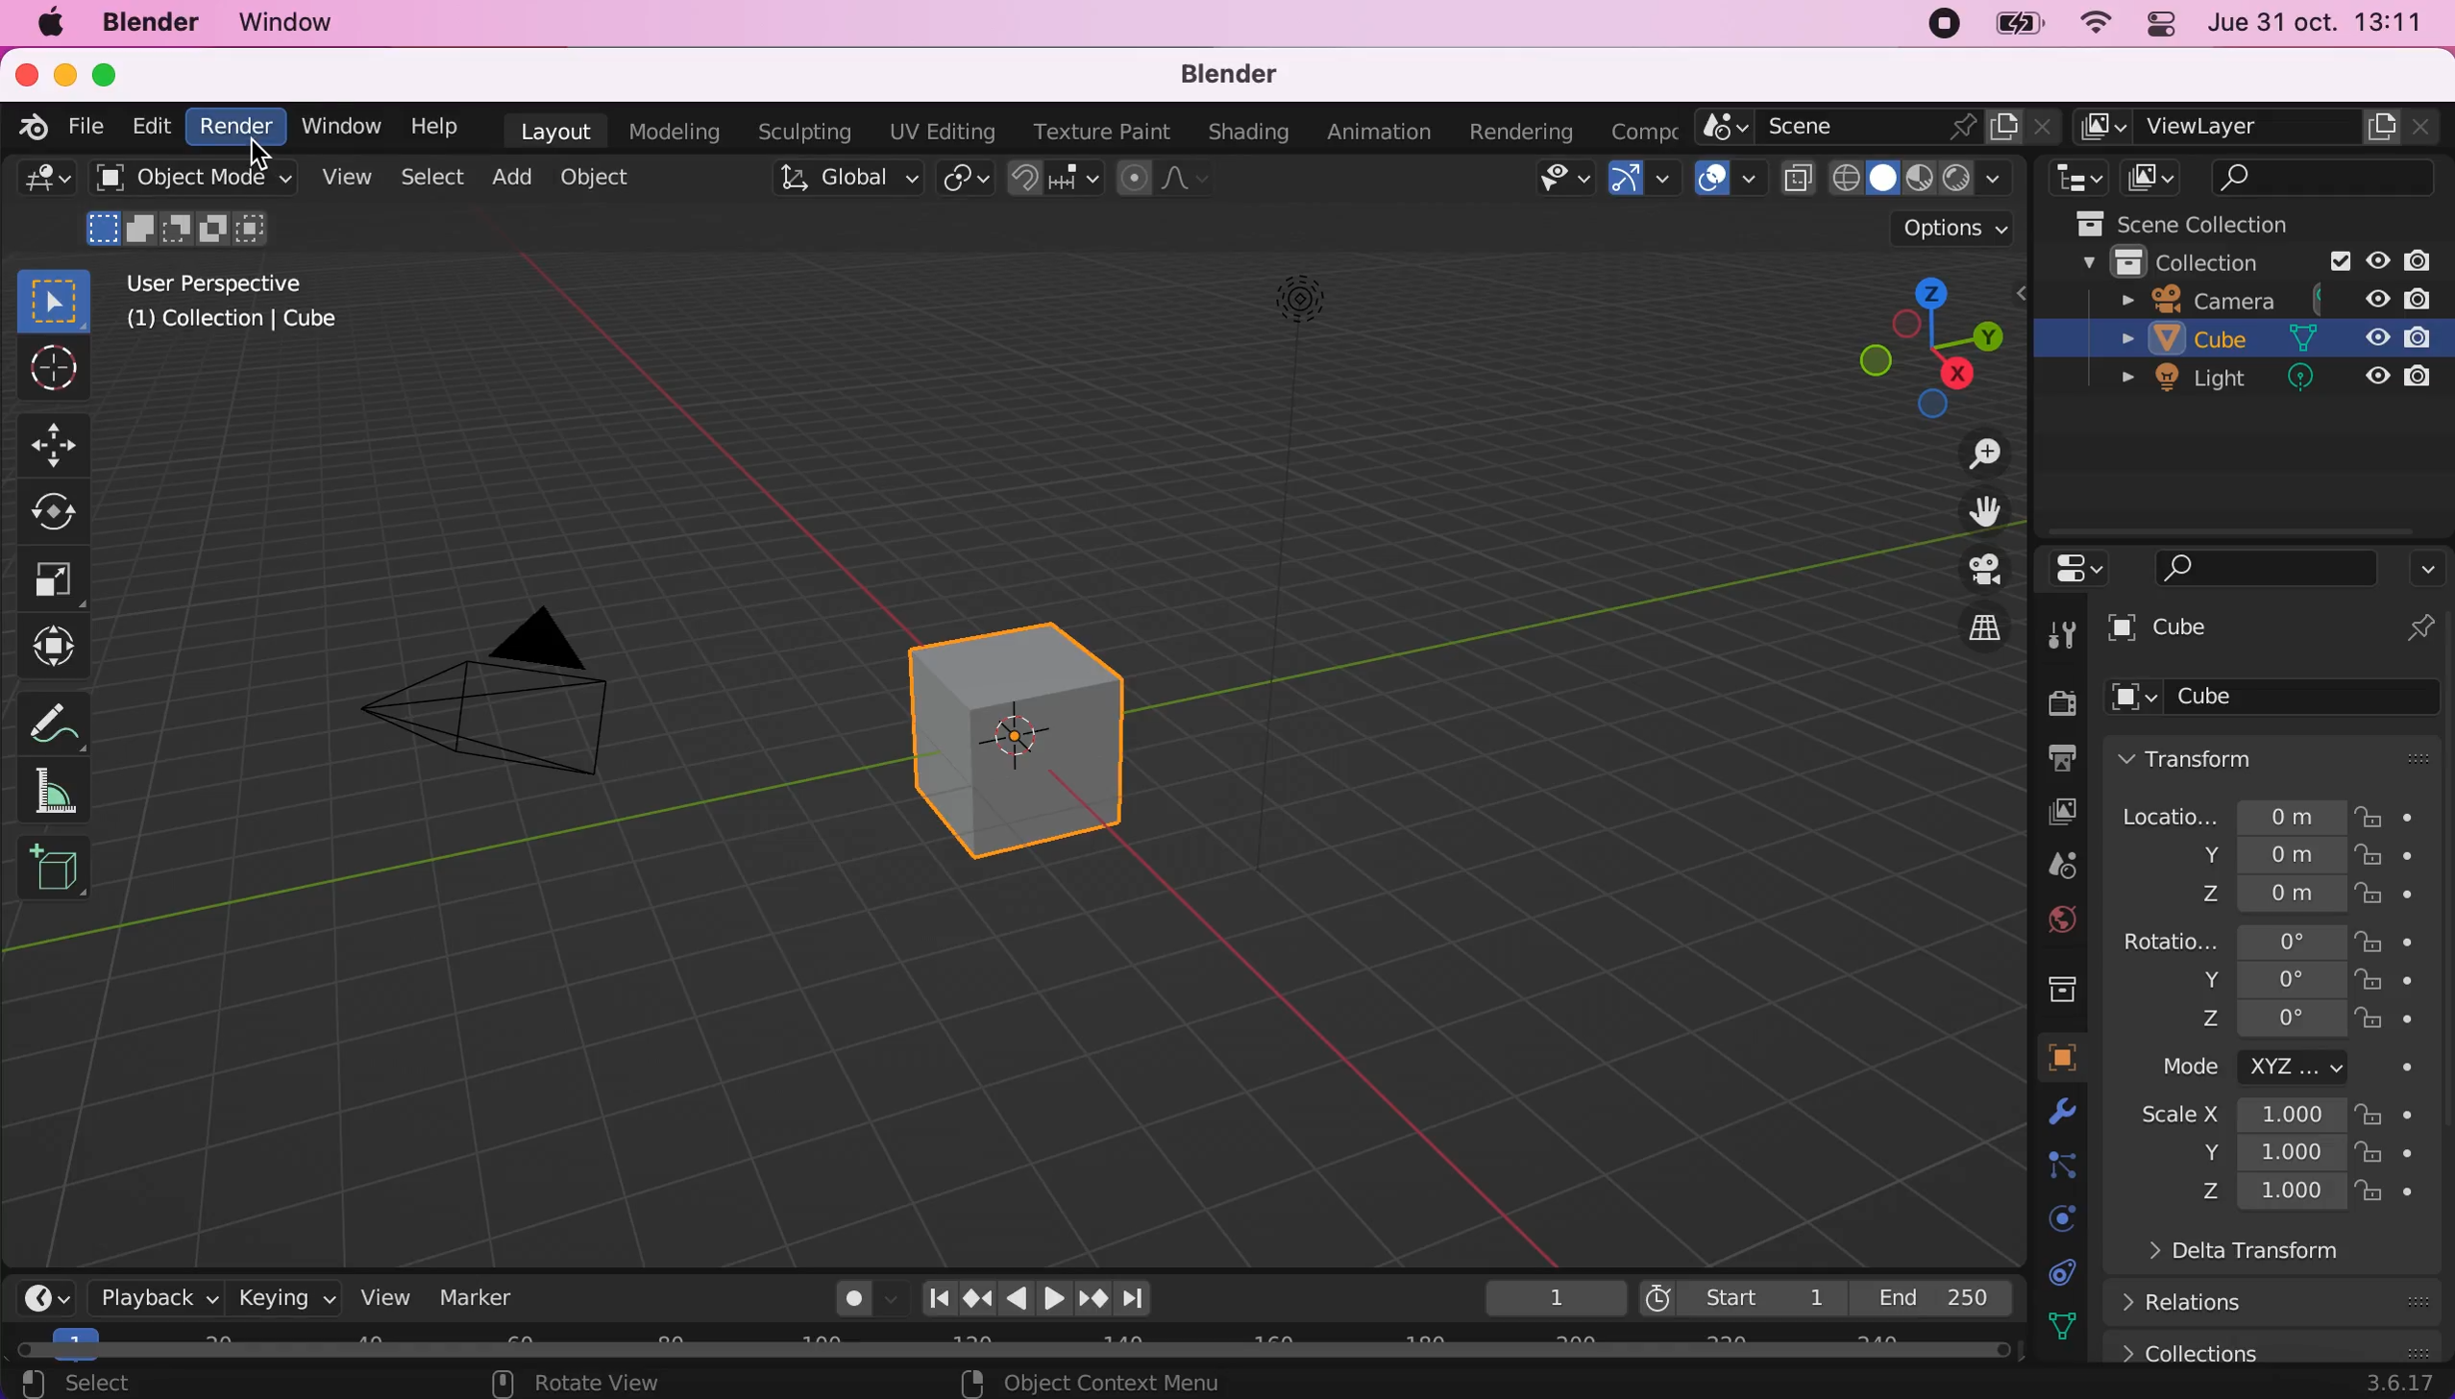 The image size is (2455, 1399). Describe the element at coordinates (1969, 454) in the screenshot. I see `zoom in/out` at that location.